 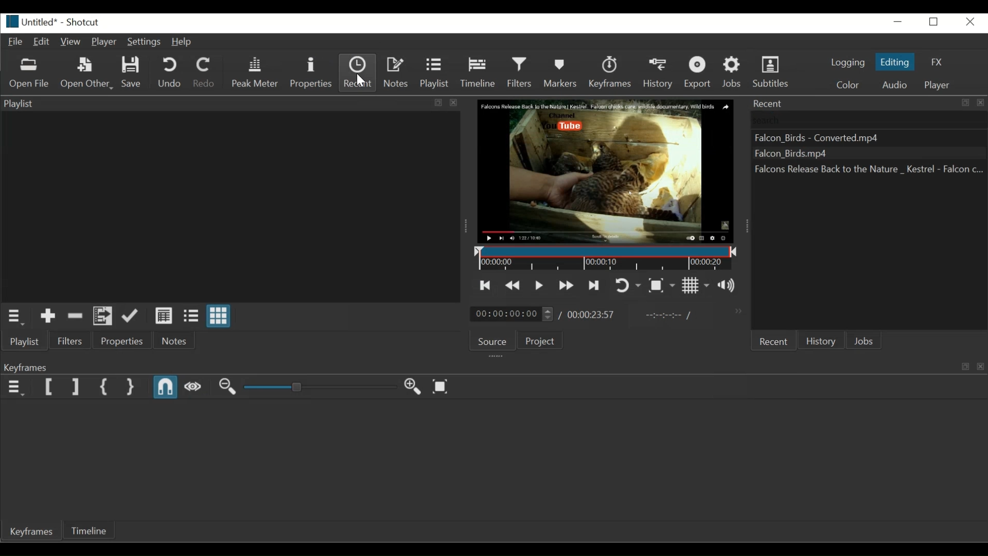 I want to click on Play forward quickly, so click(x=567, y=285).